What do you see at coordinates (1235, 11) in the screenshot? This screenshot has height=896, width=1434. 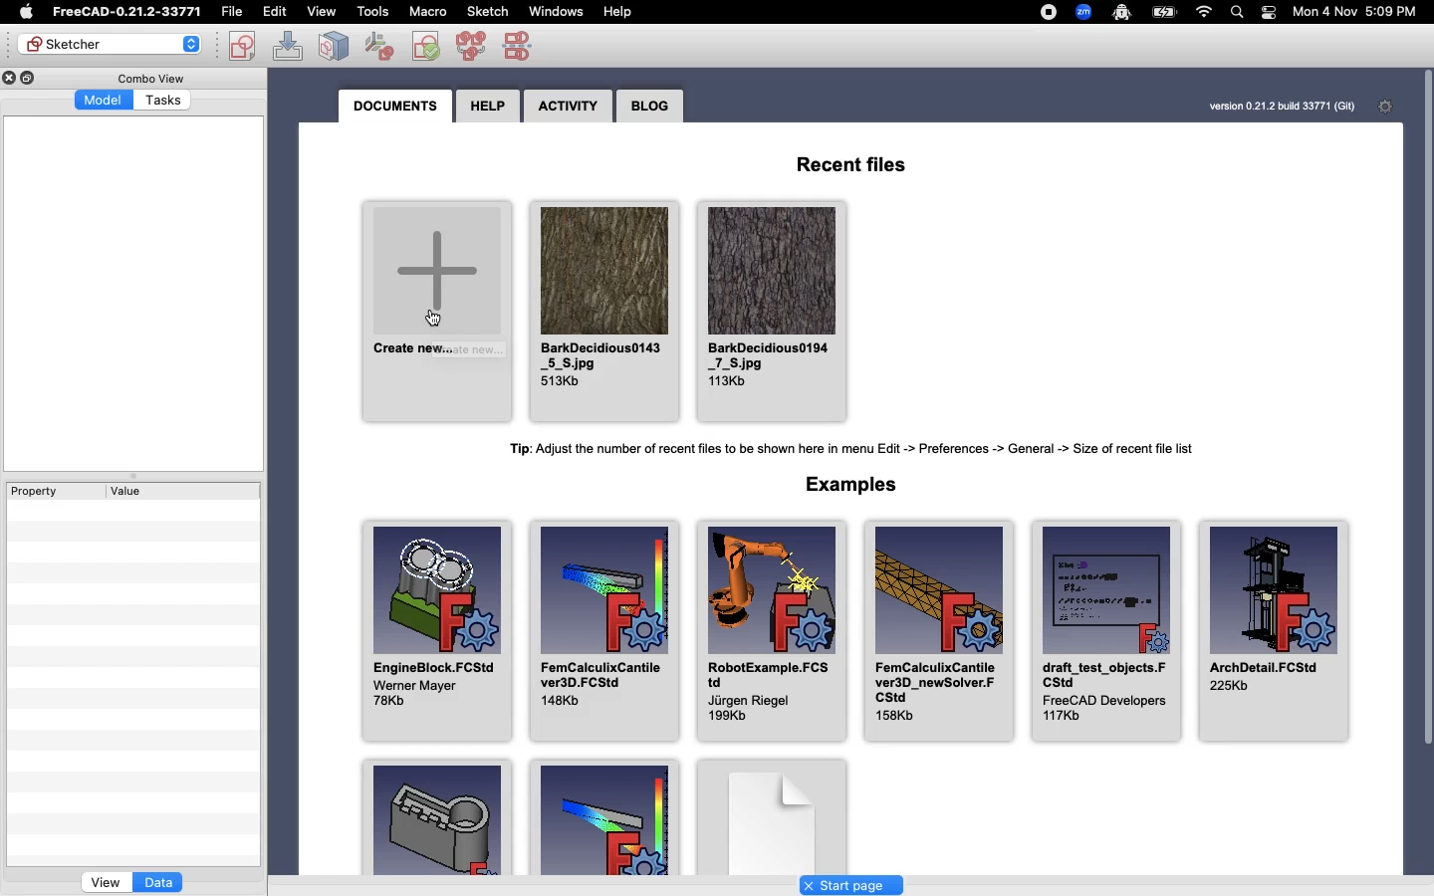 I see `Search` at bounding box center [1235, 11].